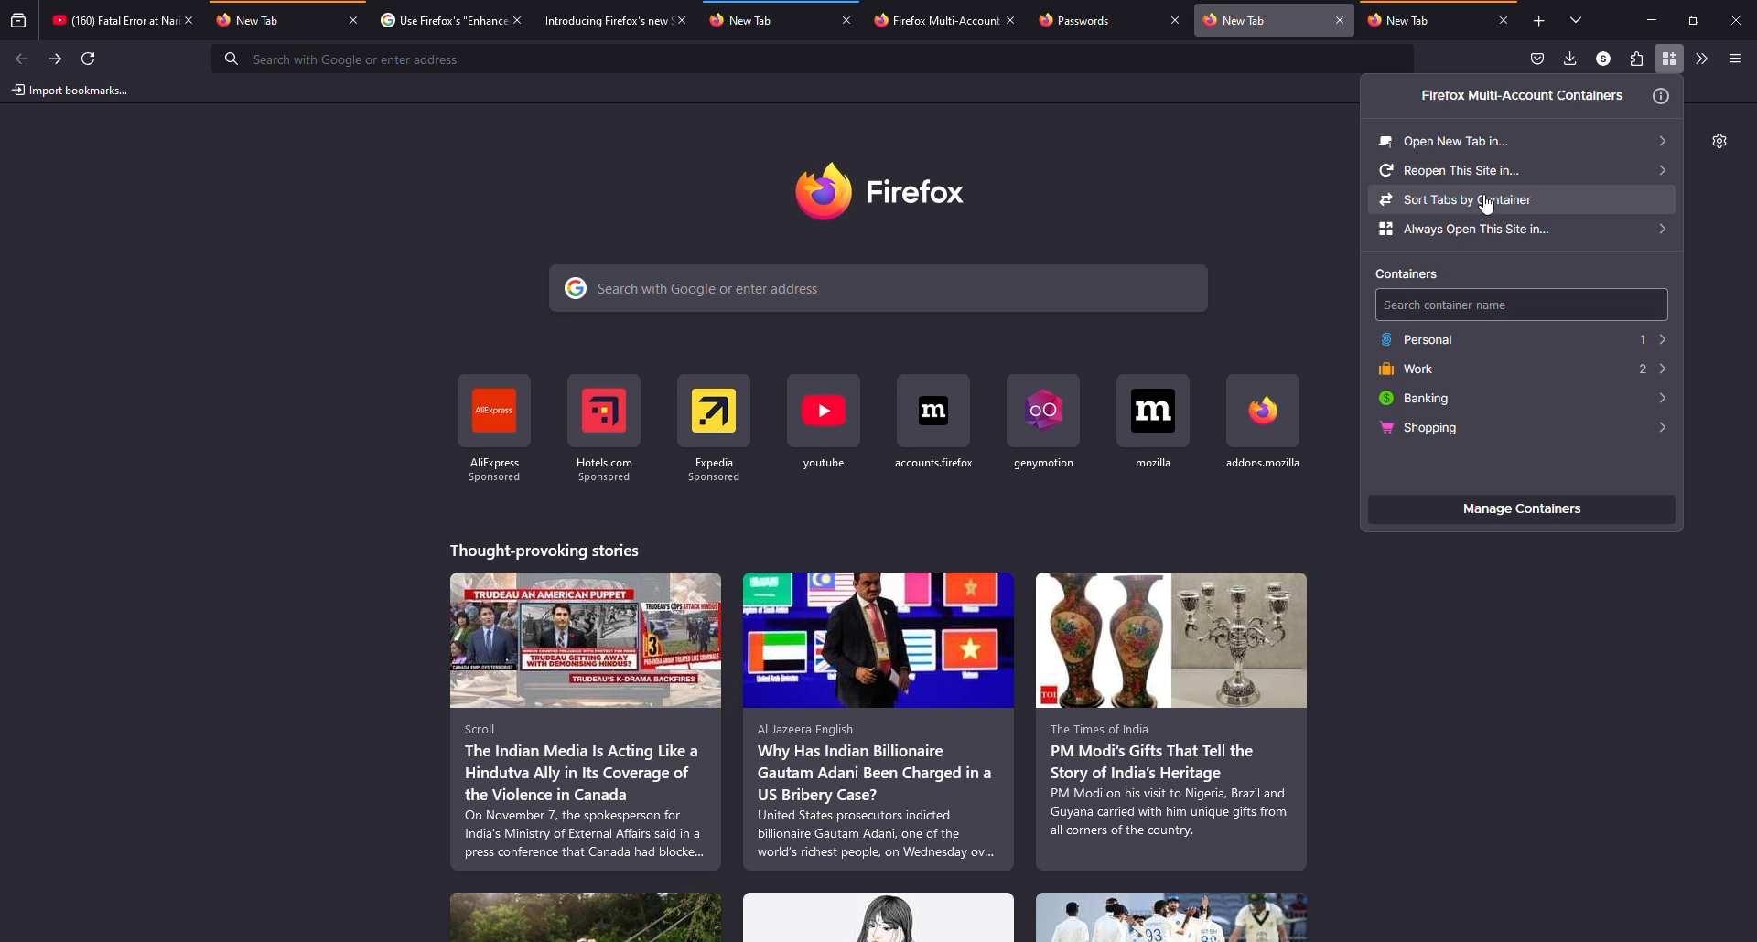 The image size is (1757, 942). I want to click on tab, so click(438, 19).